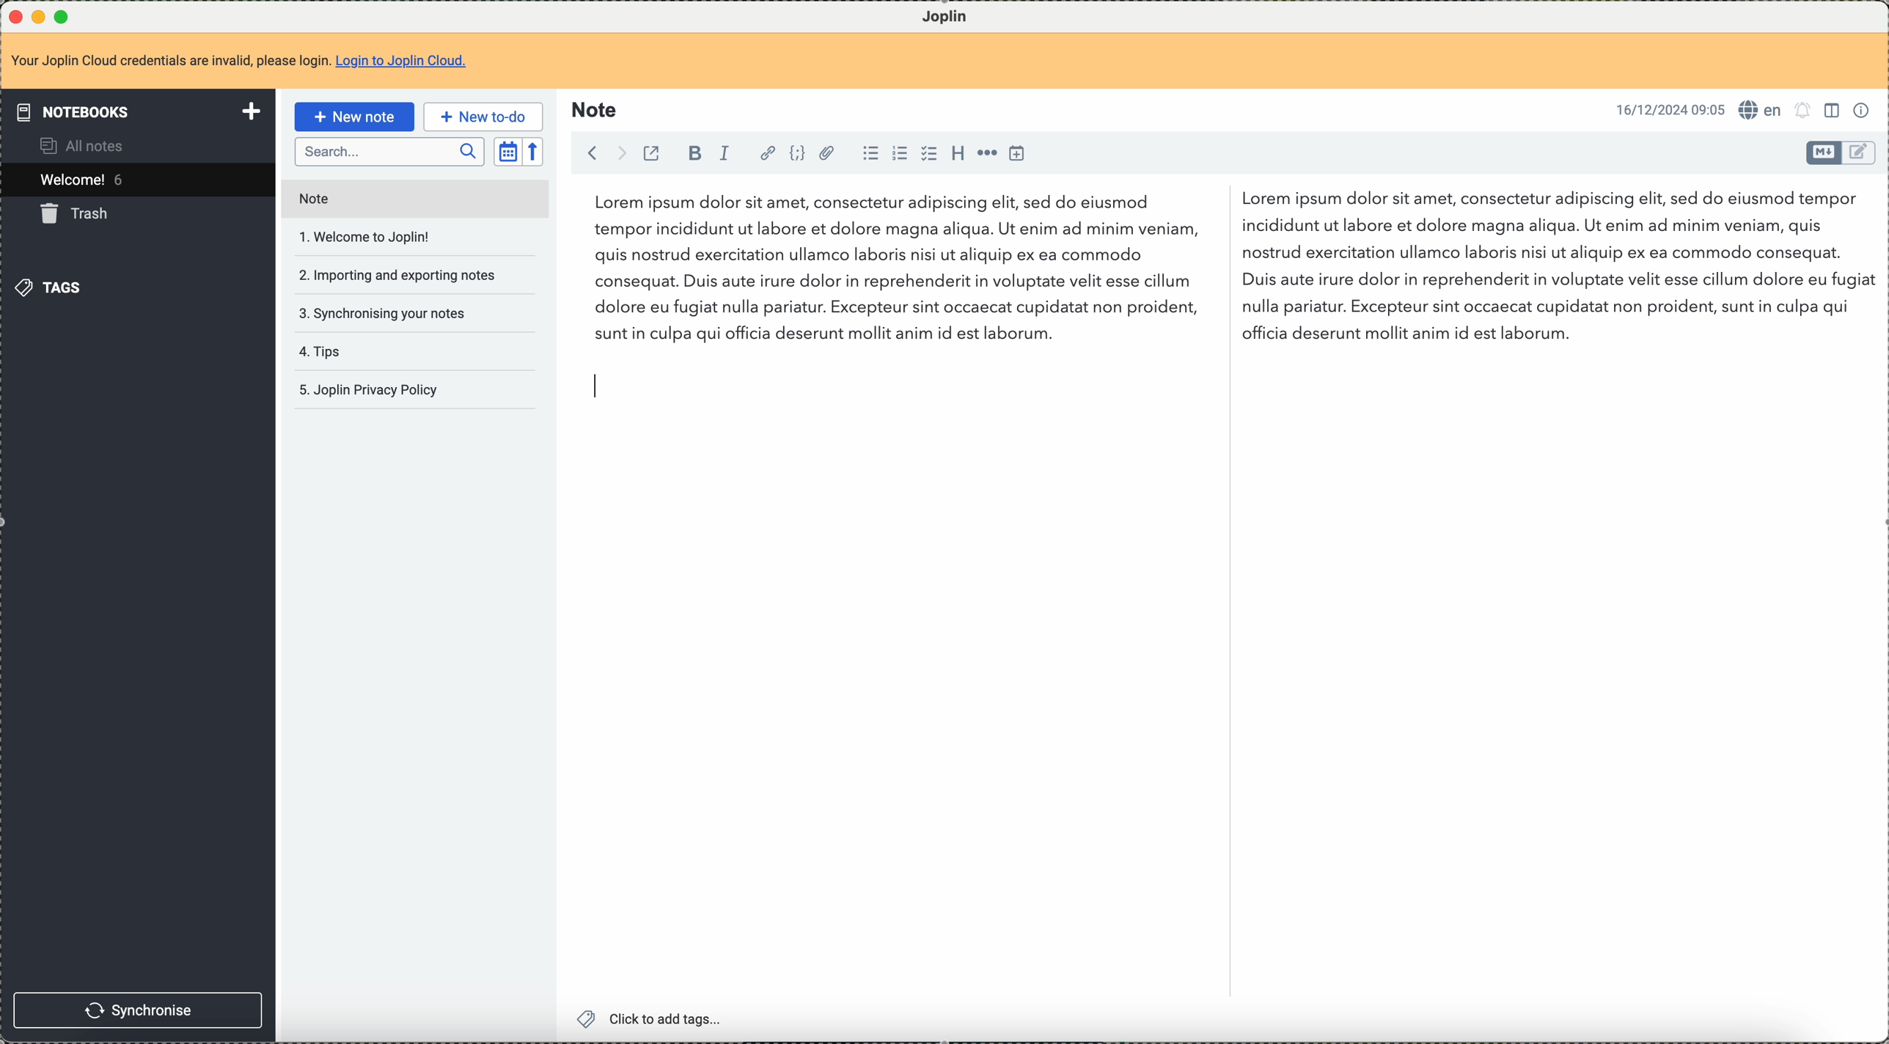  Describe the element at coordinates (1805, 111) in the screenshot. I see `set notifications` at that location.